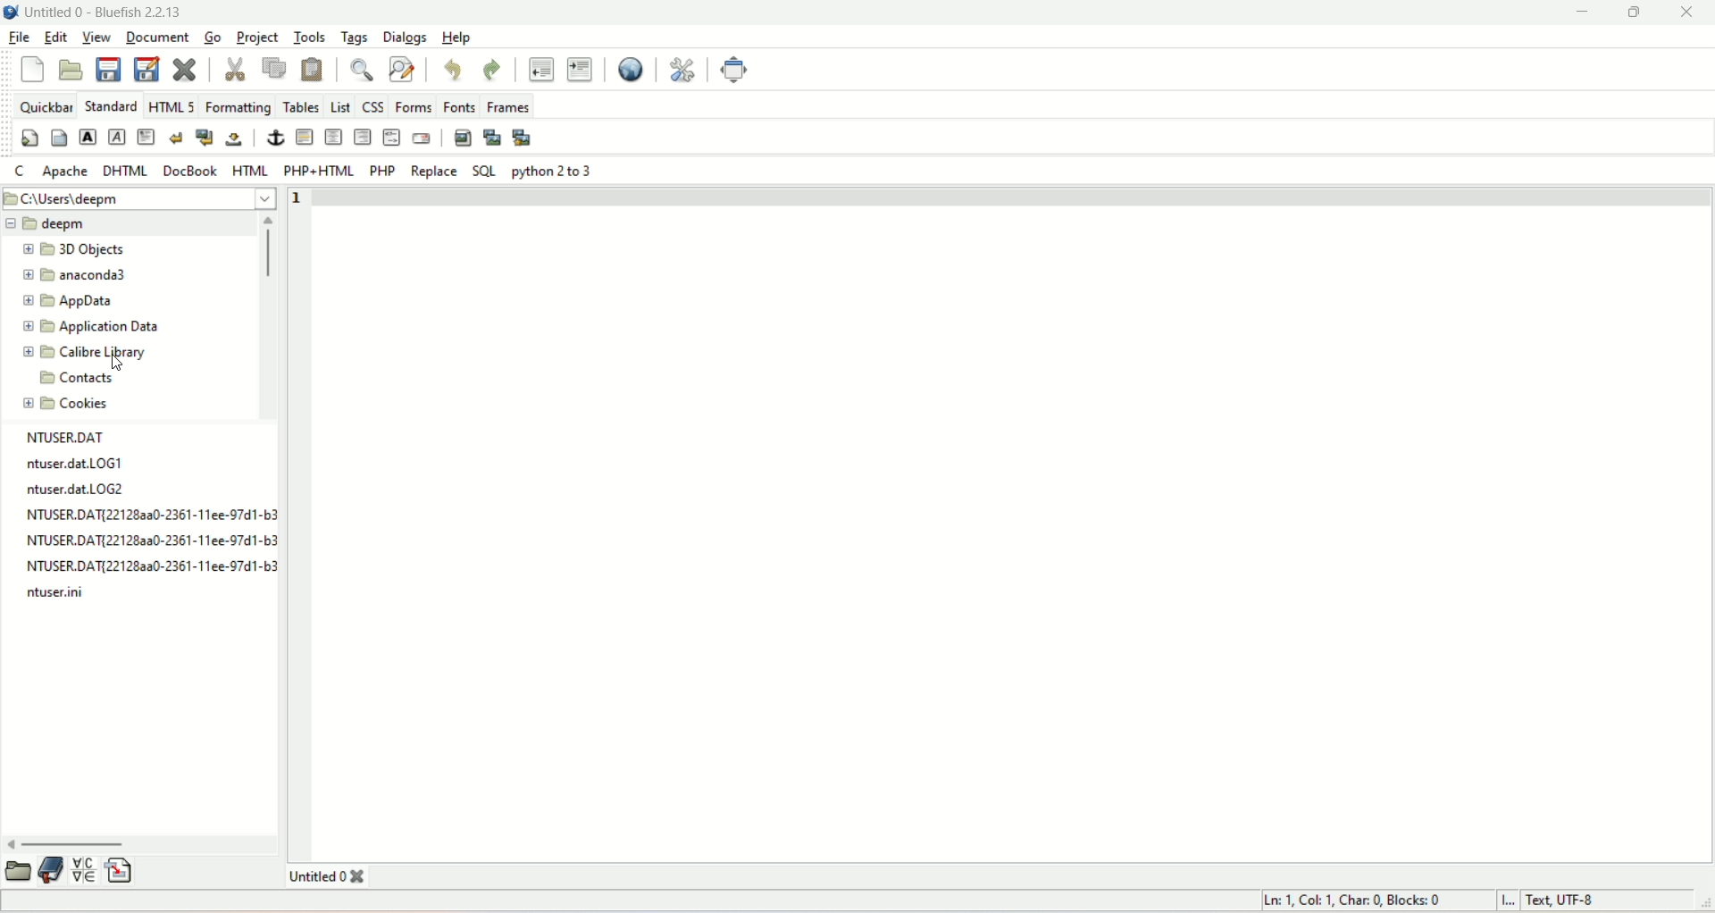  I want to click on insert file, so click(121, 869).